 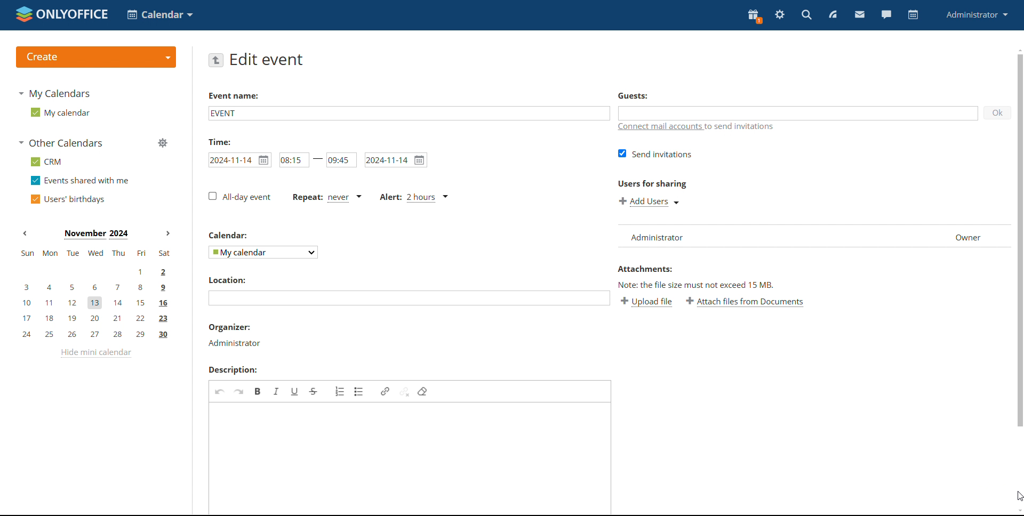 What do you see at coordinates (56, 94) in the screenshot?
I see `my calendars` at bounding box center [56, 94].